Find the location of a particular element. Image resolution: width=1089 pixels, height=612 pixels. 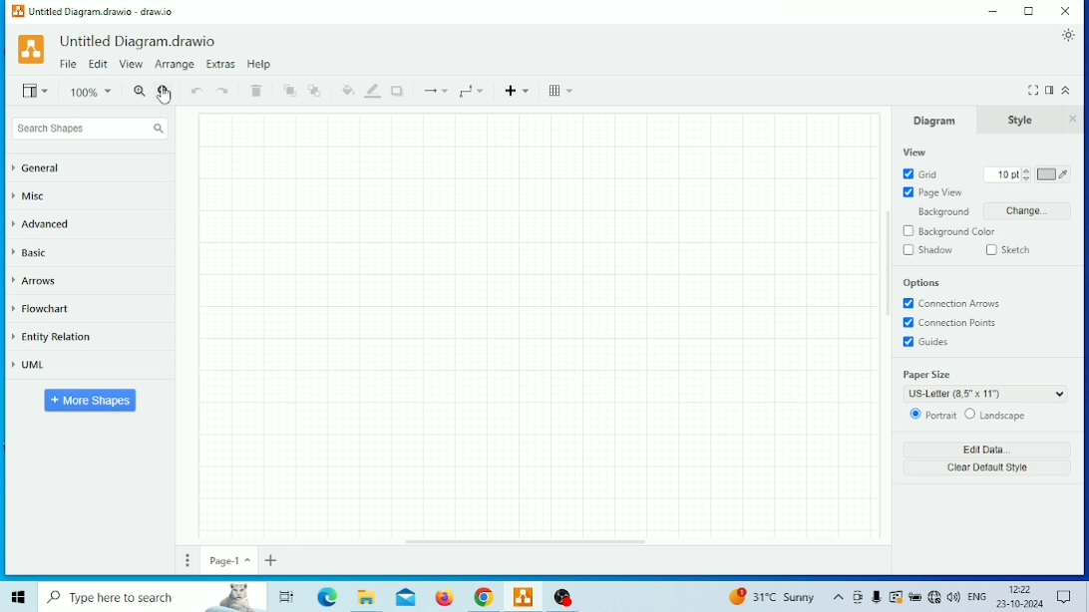

Grid color is located at coordinates (1054, 174).